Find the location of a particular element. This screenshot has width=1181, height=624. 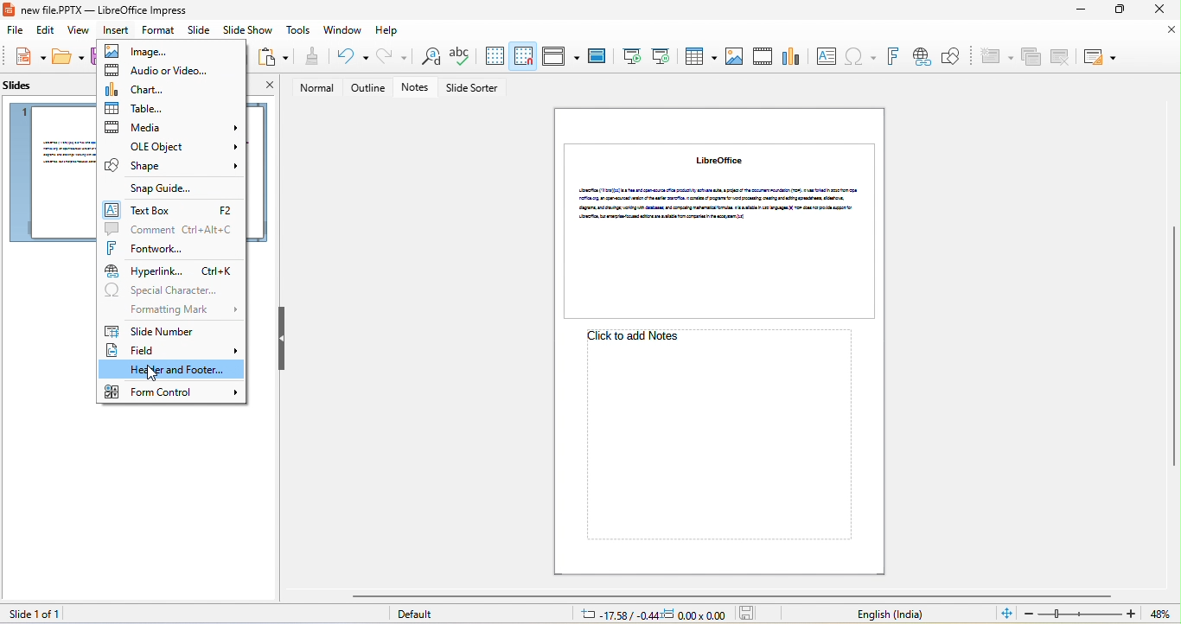

slide is located at coordinates (719, 231).